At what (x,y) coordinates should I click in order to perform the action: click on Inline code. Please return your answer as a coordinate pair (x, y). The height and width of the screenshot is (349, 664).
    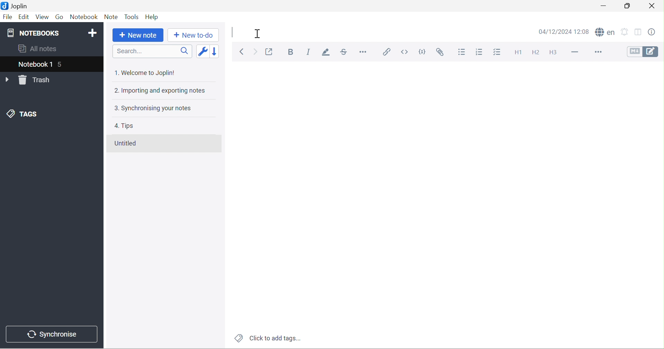
    Looking at the image, I should click on (406, 52).